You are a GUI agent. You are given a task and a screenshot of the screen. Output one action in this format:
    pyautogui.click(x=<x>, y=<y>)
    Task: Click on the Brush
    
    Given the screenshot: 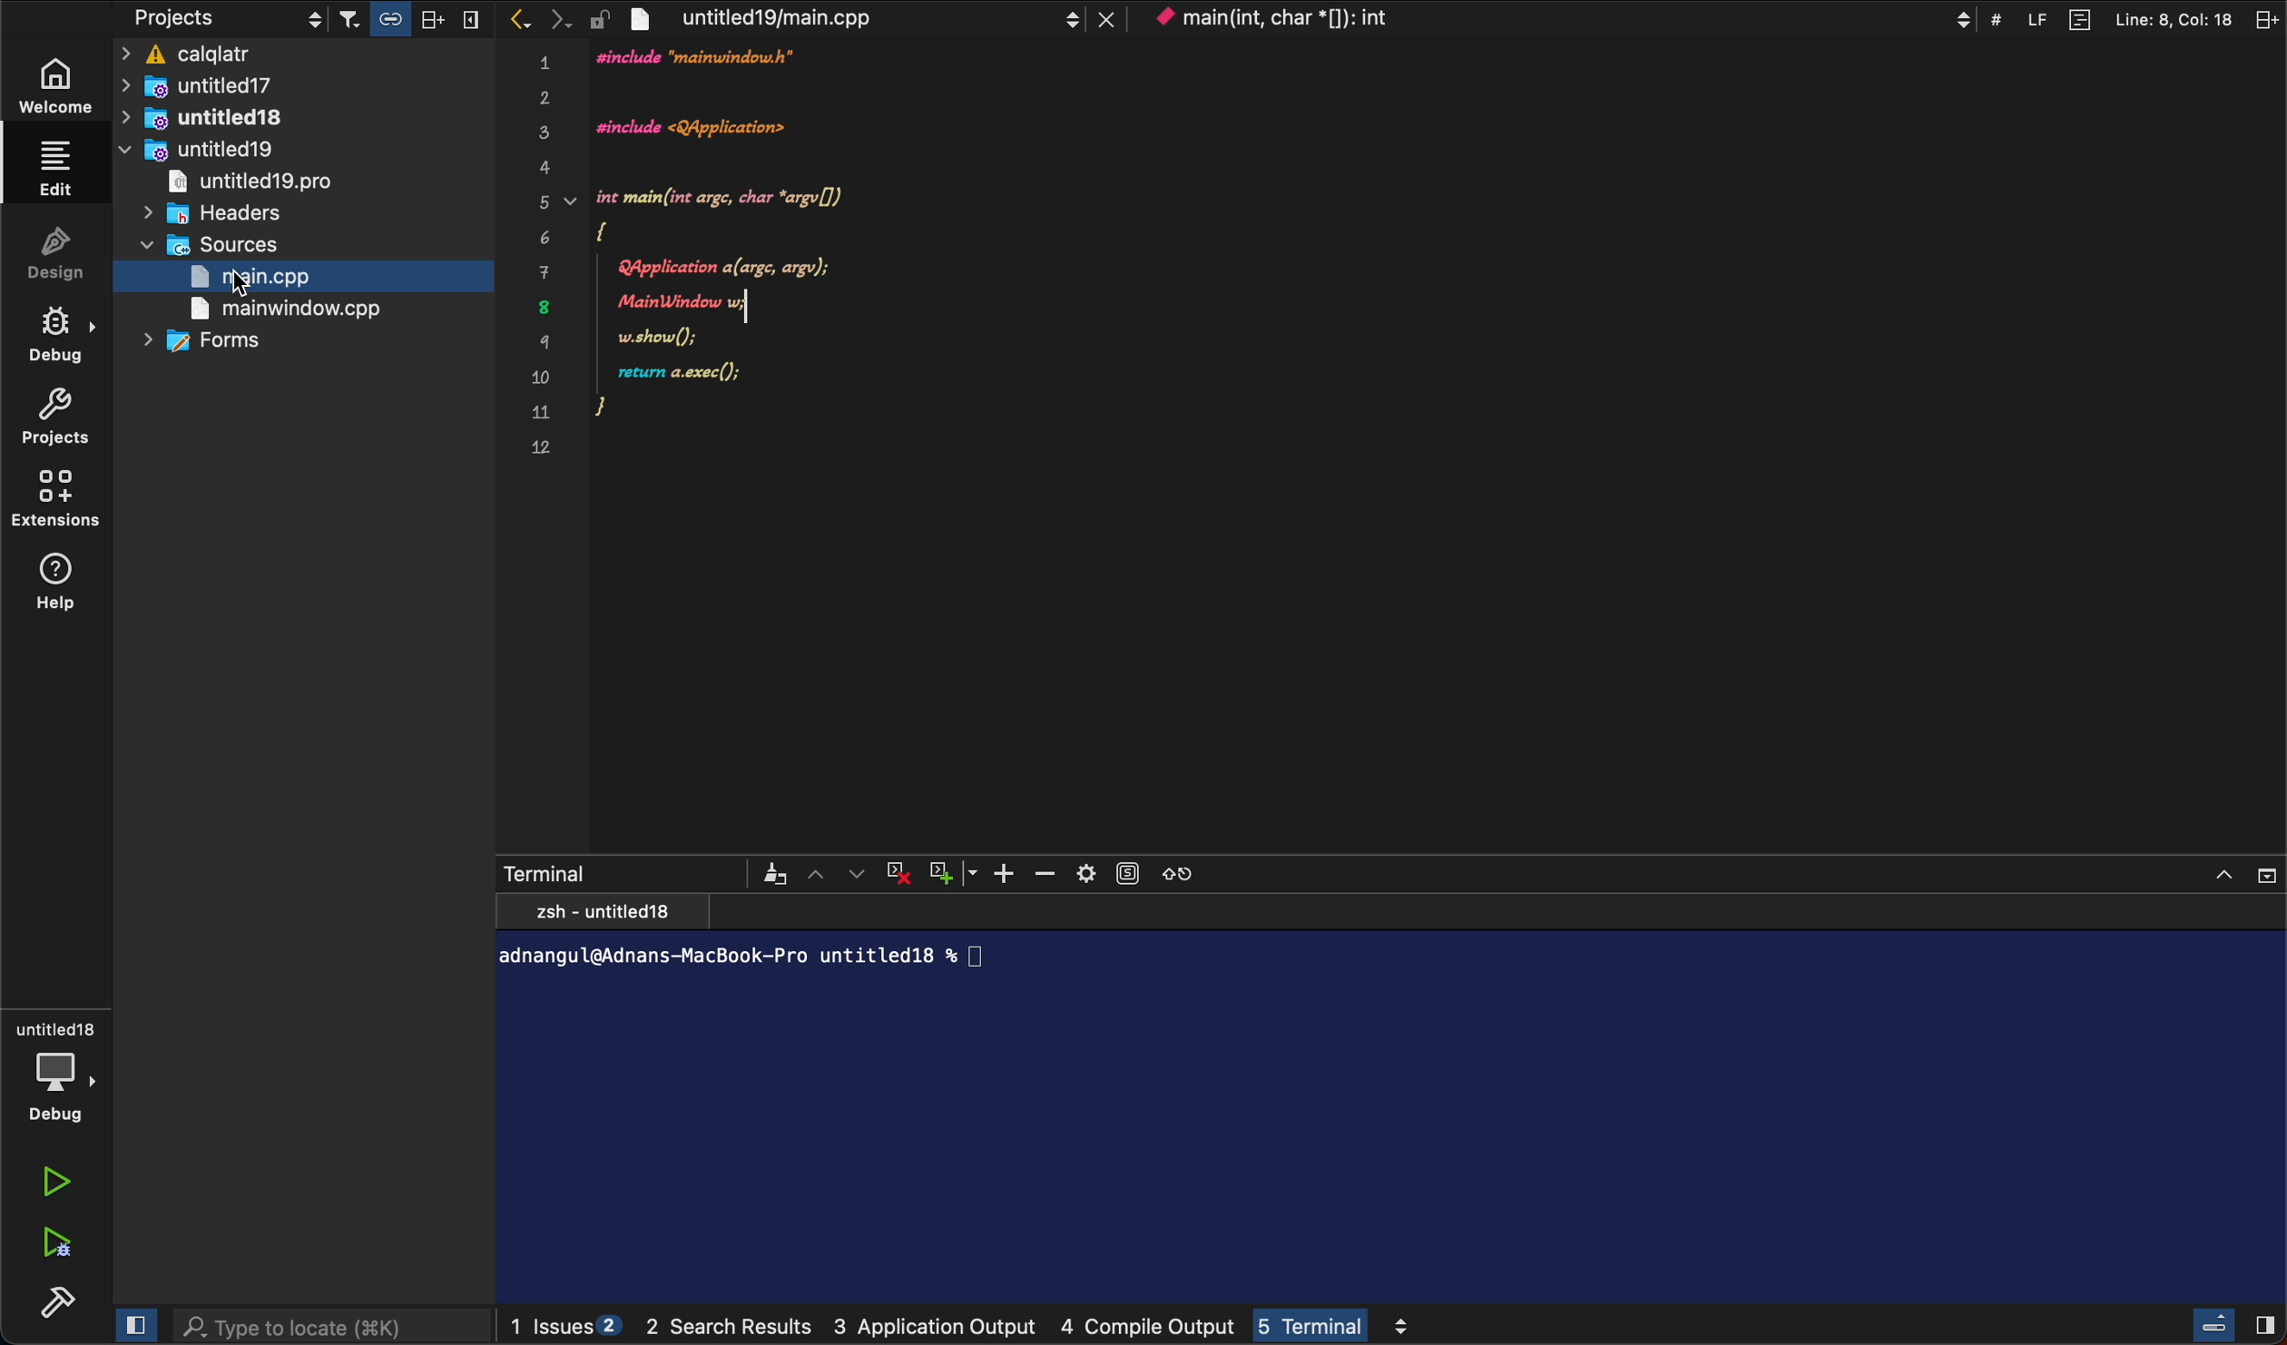 What is the action you would take?
    pyautogui.click(x=774, y=872)
    